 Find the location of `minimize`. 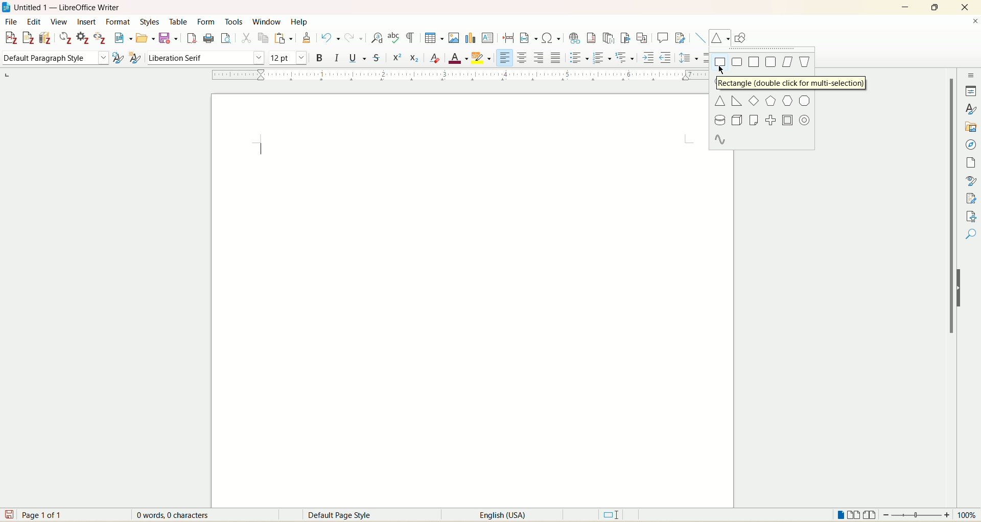

minimize is located at coordinates (905, 6).